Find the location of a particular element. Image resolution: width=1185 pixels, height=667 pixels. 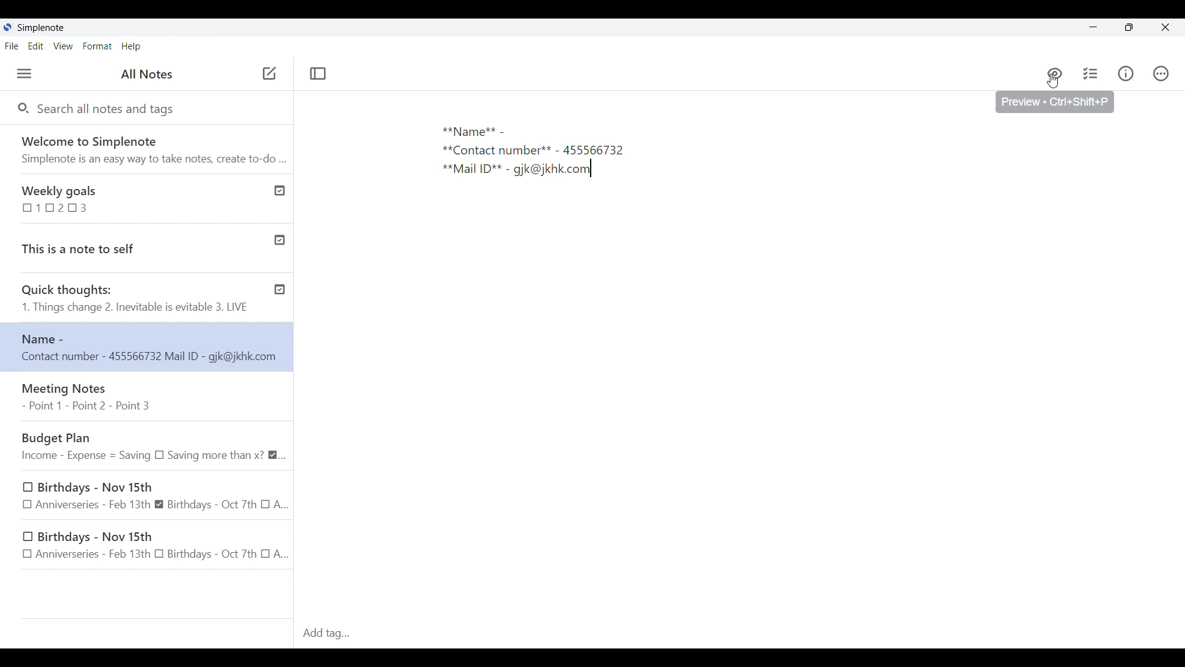

Toggle focus mode is located at coordinates (319, 74).